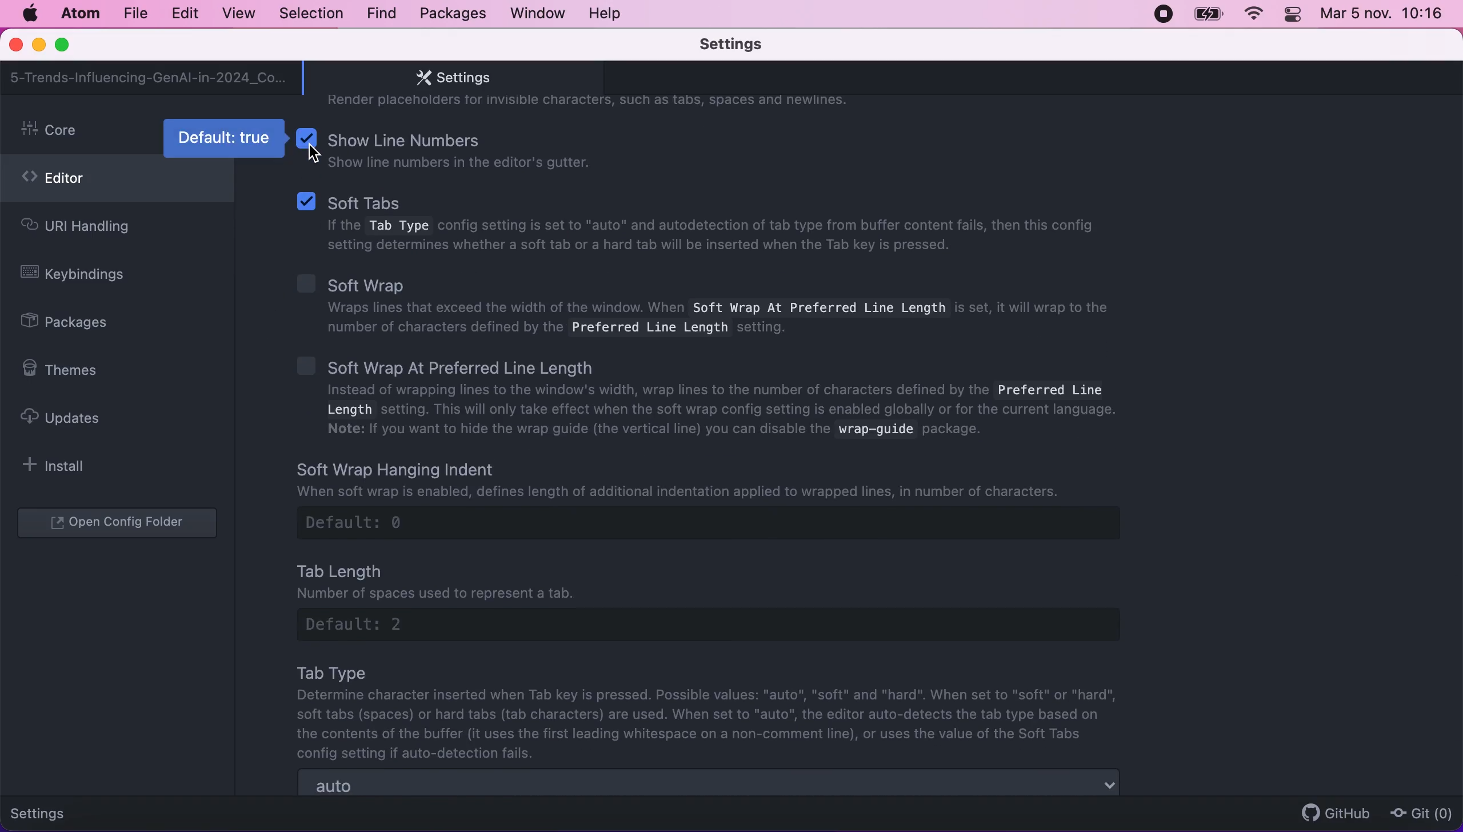  What do you see at coordinates (482, 149) in the screenshot?
I see `show line numbers` at bounding box center [482, 149].